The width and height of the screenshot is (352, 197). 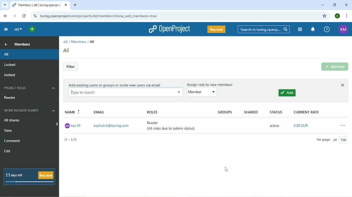 What do you see at coordinates (346, 16) in the screenshot?
I see `Customize and control google chrome` at bounding box center [346, 16].